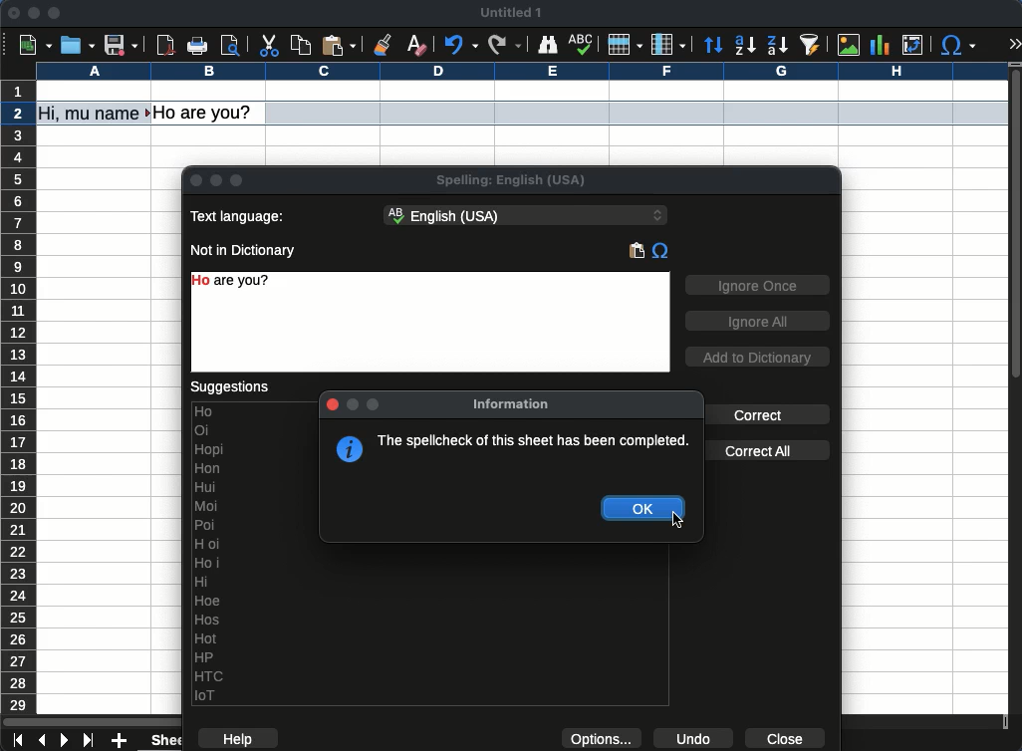 The width and height of the screenshot is (1022, 751). I want to click on undo, so click(464, 44).